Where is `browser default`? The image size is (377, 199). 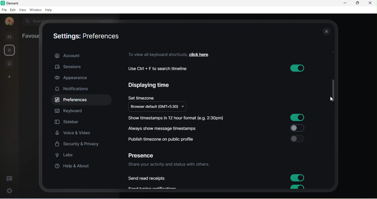
browser default is located at coordinates (161, 107).